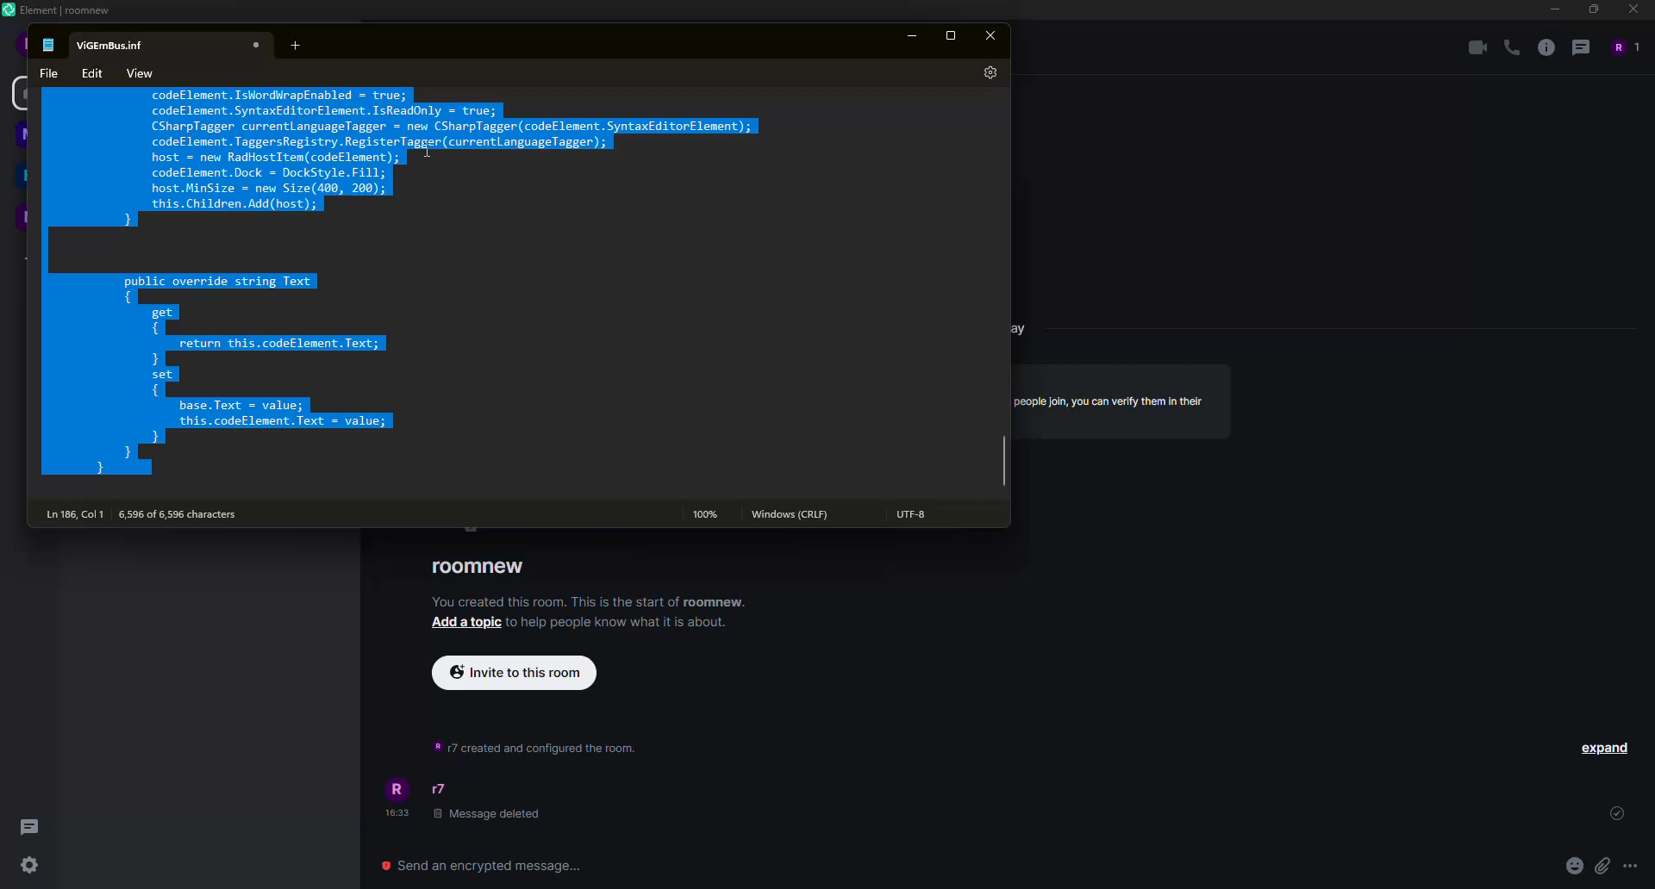 This screenshot has width=1655, height=889. Describe the element at coordinates (914, 35) in the screenshot. I see `minimize` at that location.